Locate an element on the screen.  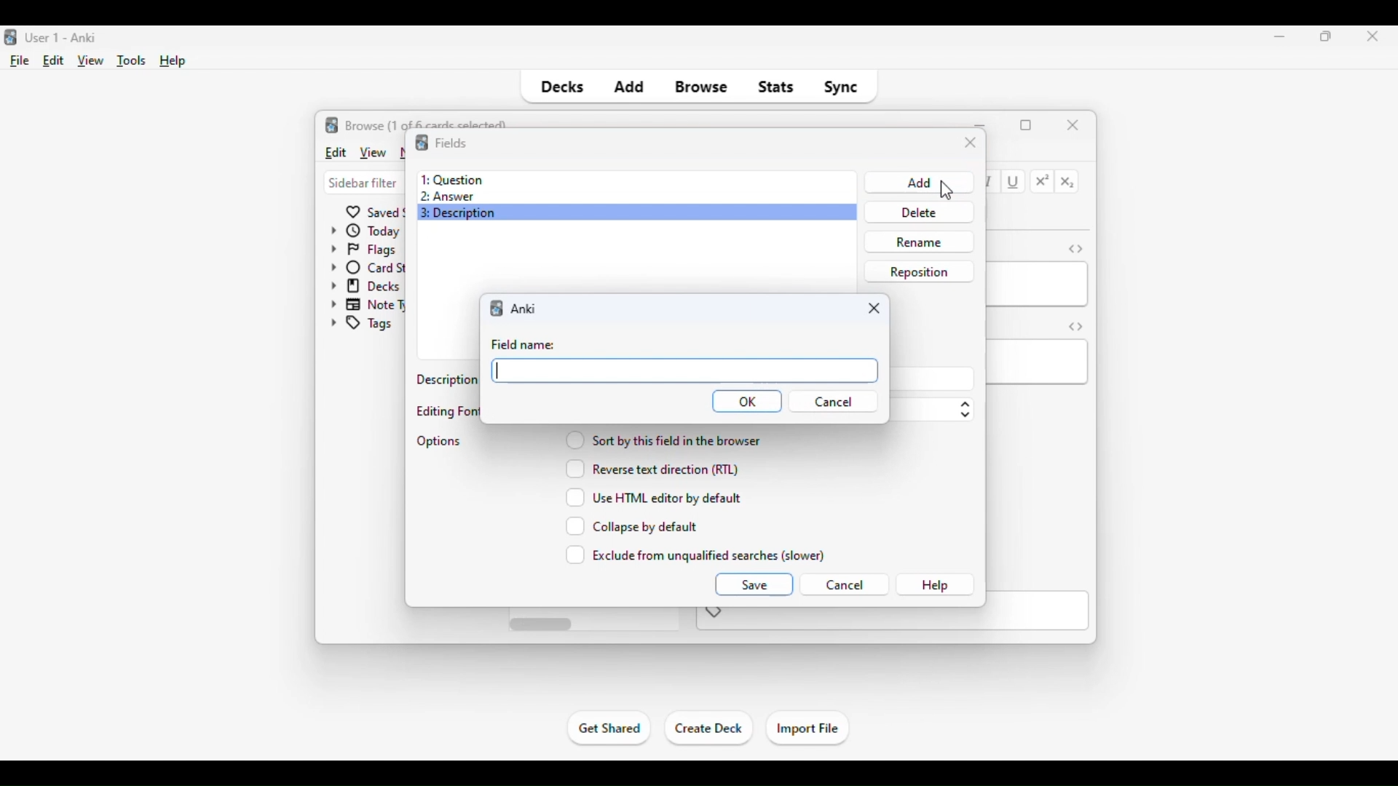
subscript is located at coordinates (1067, 183).